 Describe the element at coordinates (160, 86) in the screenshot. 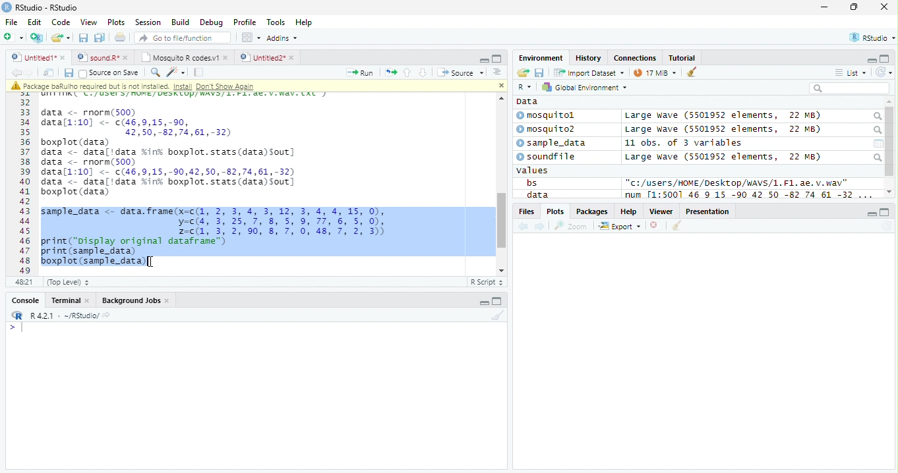

I see `A Package baRulho required but is not installed. Install Don't Show Again` at that location.